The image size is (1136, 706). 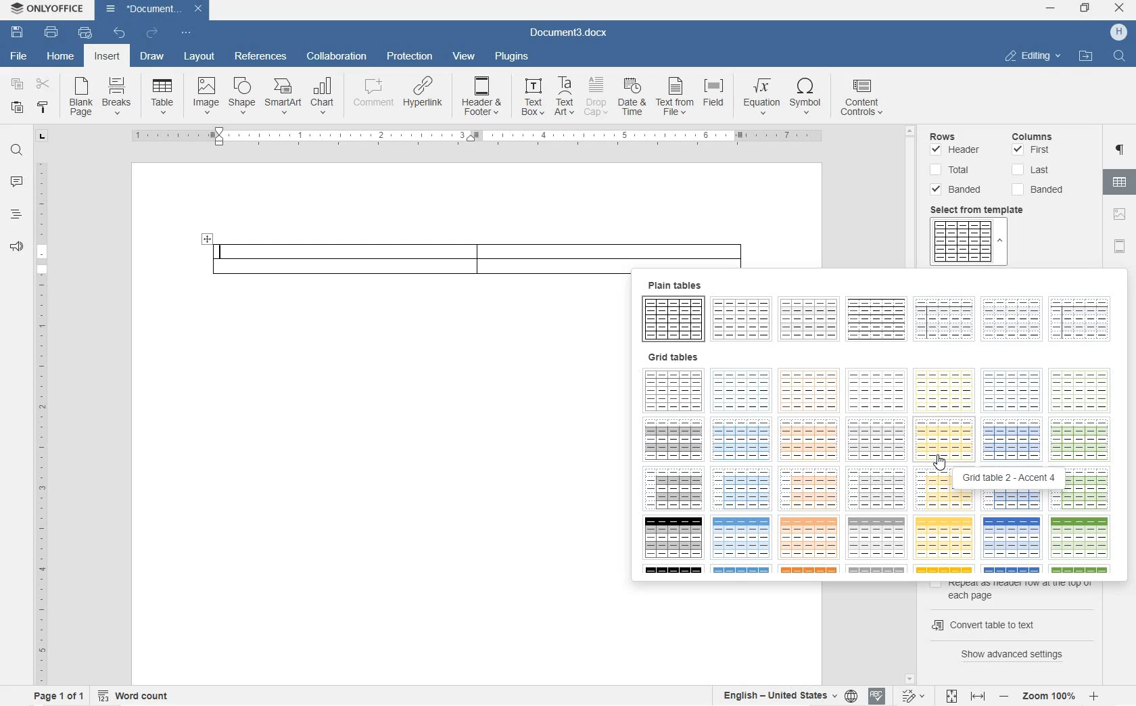 What do you see at coordinates (912, 193) in the screenshot?
I see `SCROLLBAR` at bounding box center [912, 193].